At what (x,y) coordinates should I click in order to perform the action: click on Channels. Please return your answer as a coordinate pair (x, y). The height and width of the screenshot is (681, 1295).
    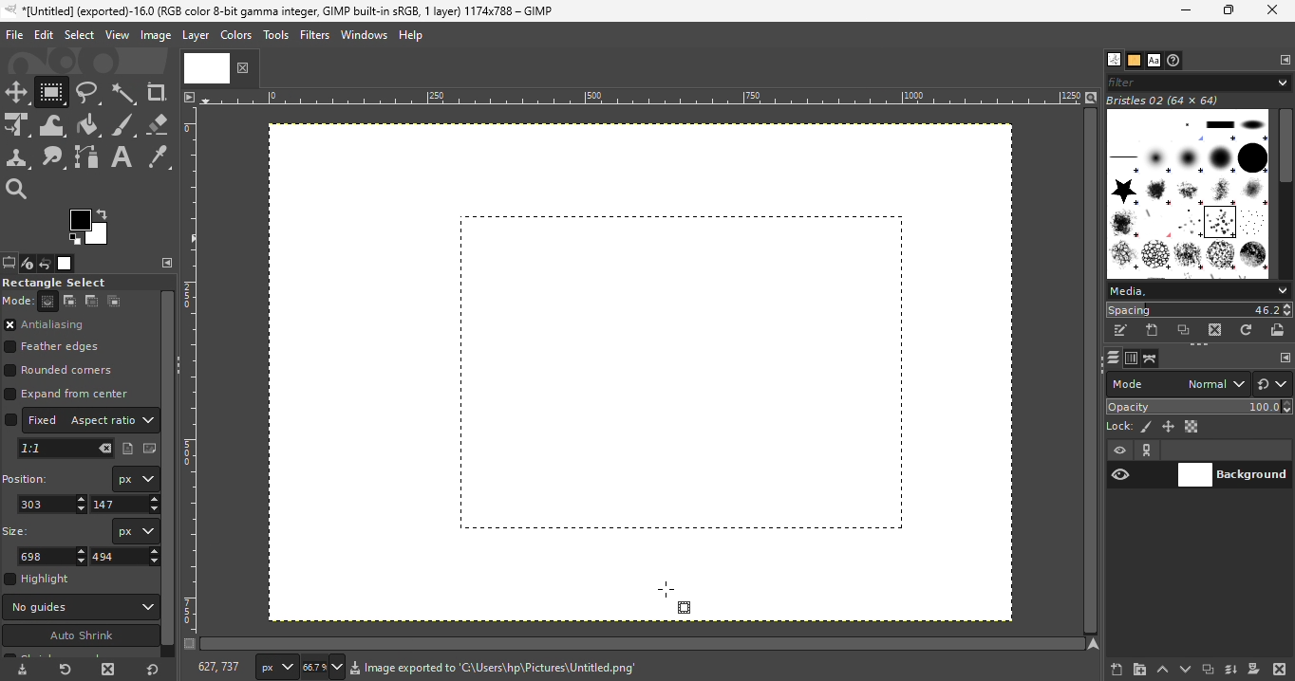
    Looking at the image, I should click on (1132, 359).